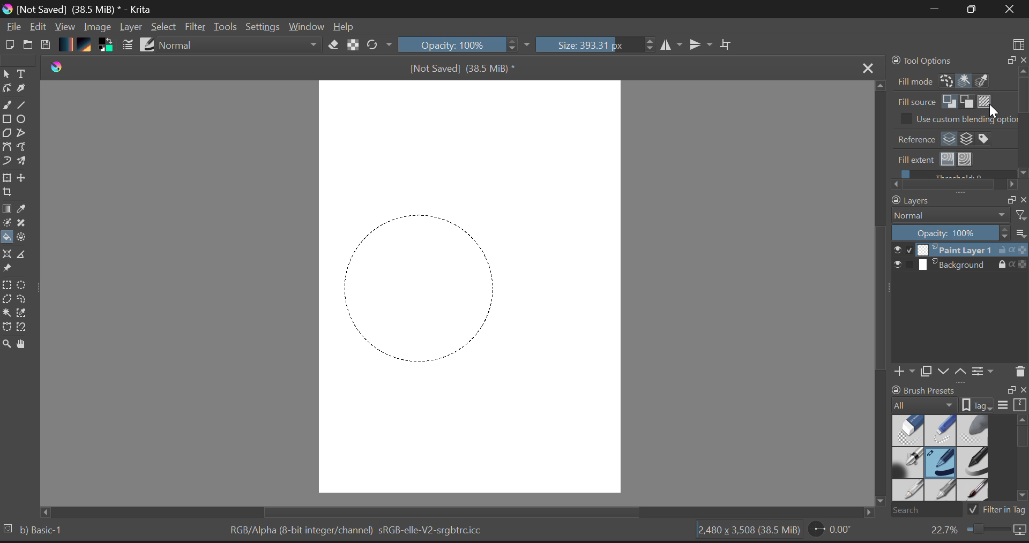 This screenshot has height=543, width=1029. Describe the element at coordinates (6, 286) in the screenshot. I see `Rectangle Selection` at that location.